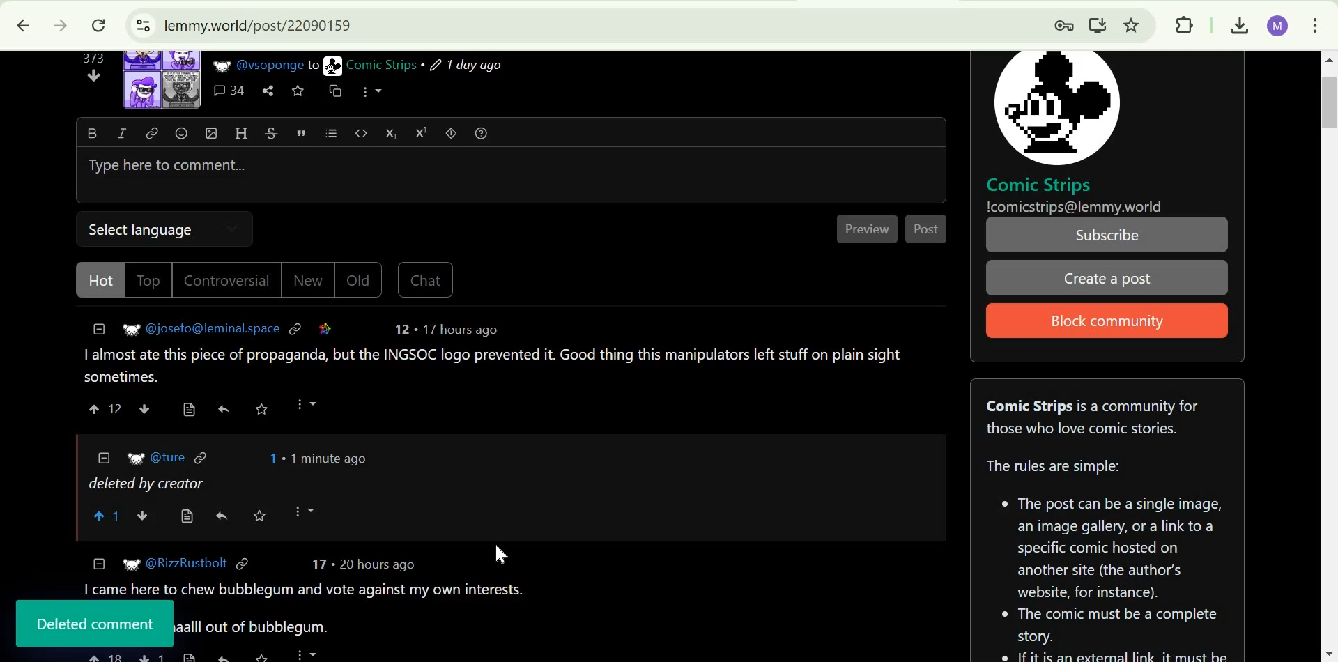  Describe the element at coordinates (1132, 24) in the screenshot. I see `Bookmark this tab` at that location.